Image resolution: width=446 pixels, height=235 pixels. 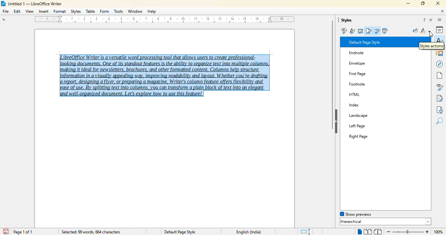 What do you see at coordinates (427, 232) in the screenshot?
I see `zoom in` at bounding box center [427, 232].